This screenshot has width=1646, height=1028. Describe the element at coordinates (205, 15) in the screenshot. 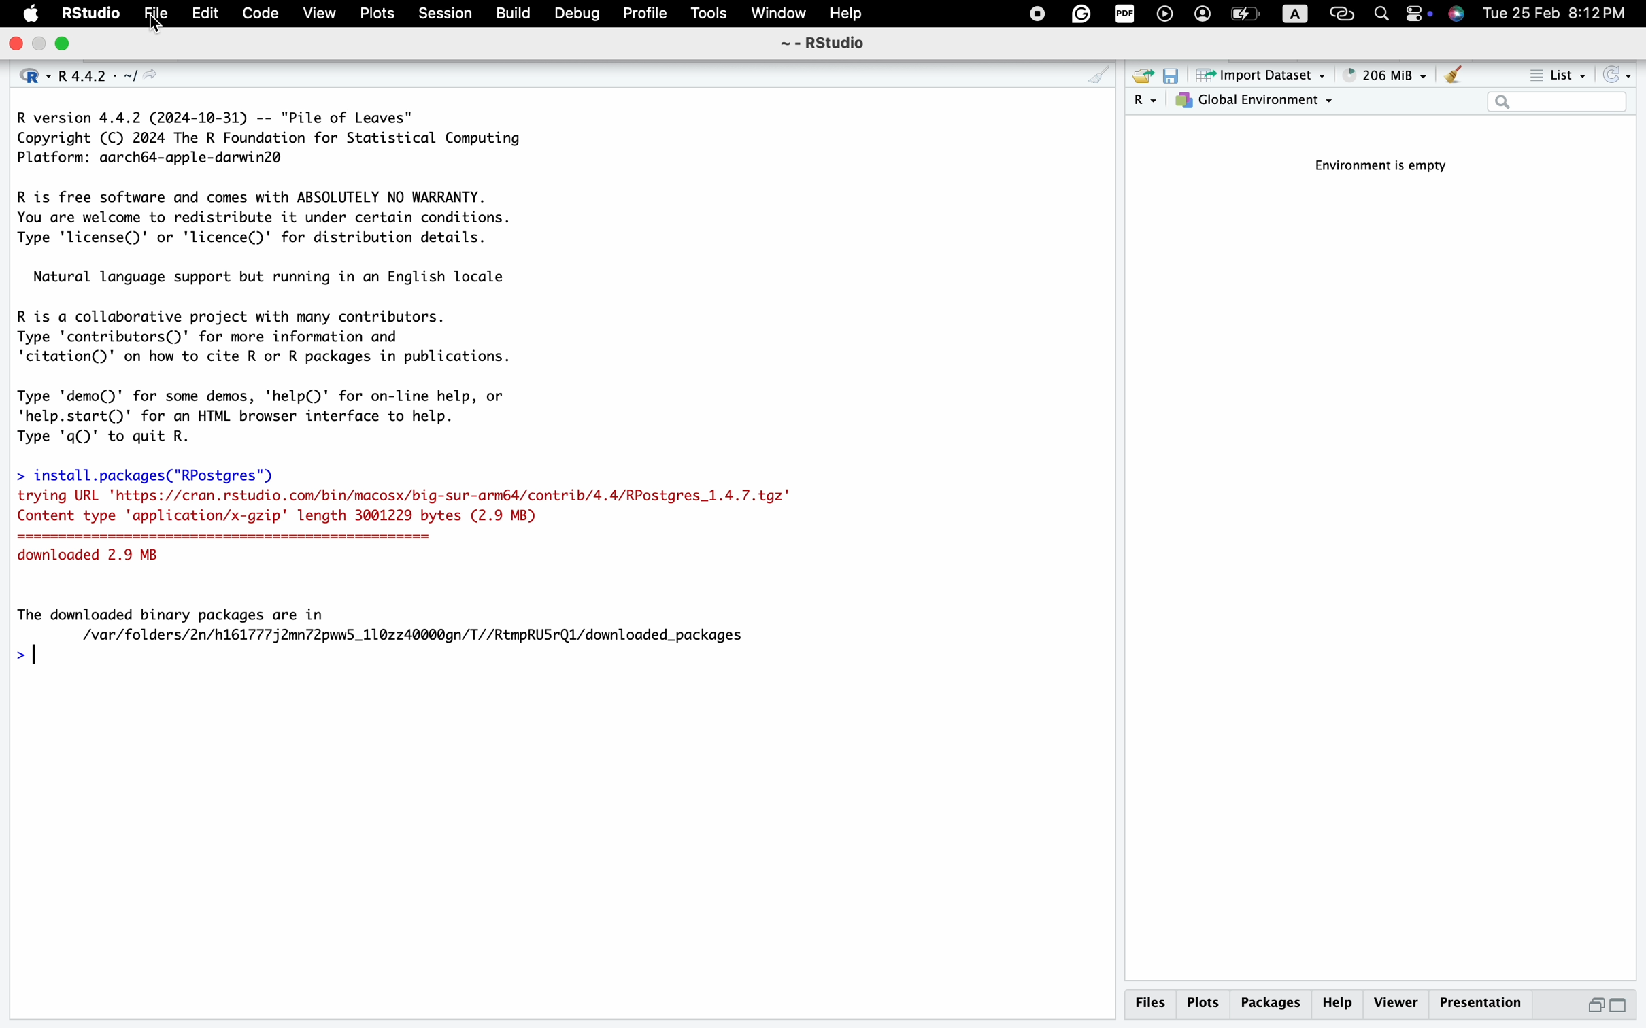

I see `edit` at that location.